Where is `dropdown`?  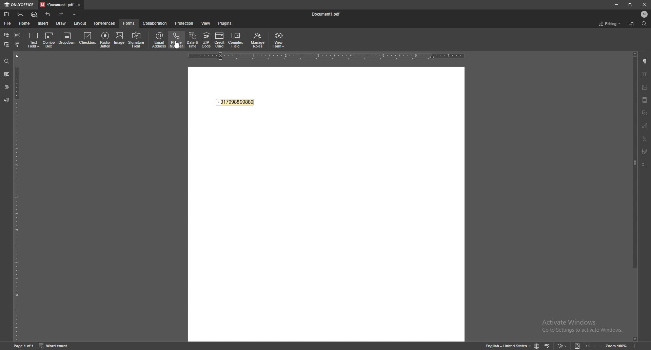
dropdown is located at coordinates (67, 39).